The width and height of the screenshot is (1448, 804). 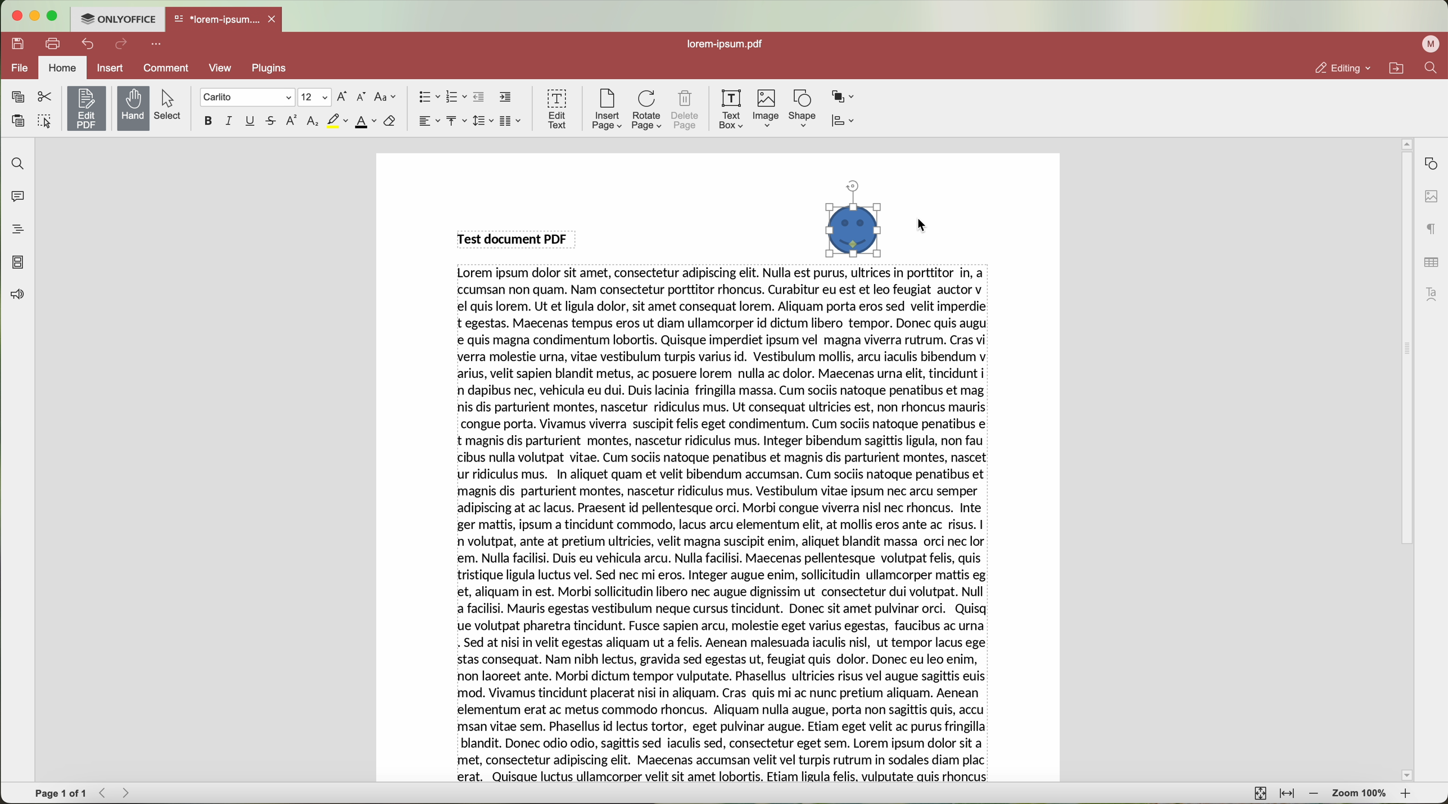 I want to click on insert, so click(x=111, y=67).